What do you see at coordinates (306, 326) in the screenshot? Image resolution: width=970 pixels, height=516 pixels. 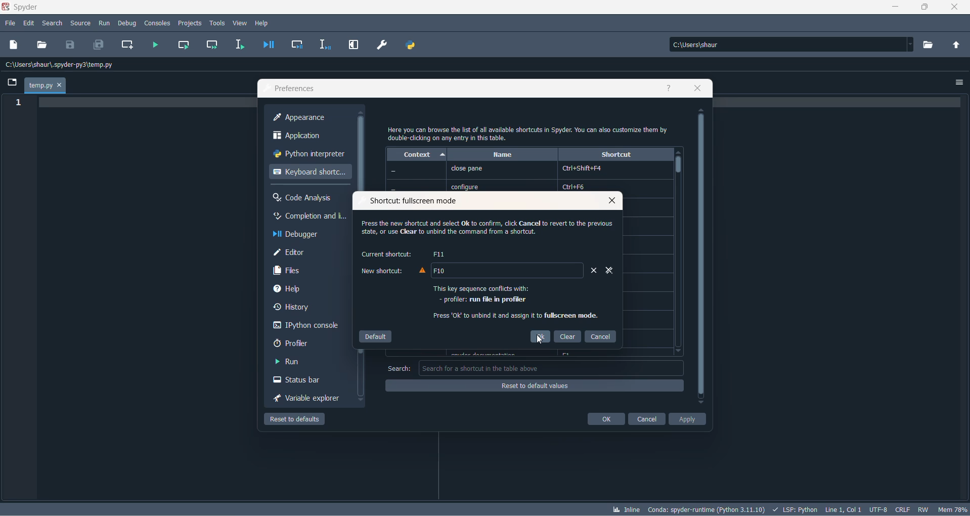 I see `ipython console` at bounding box center [306, 326].